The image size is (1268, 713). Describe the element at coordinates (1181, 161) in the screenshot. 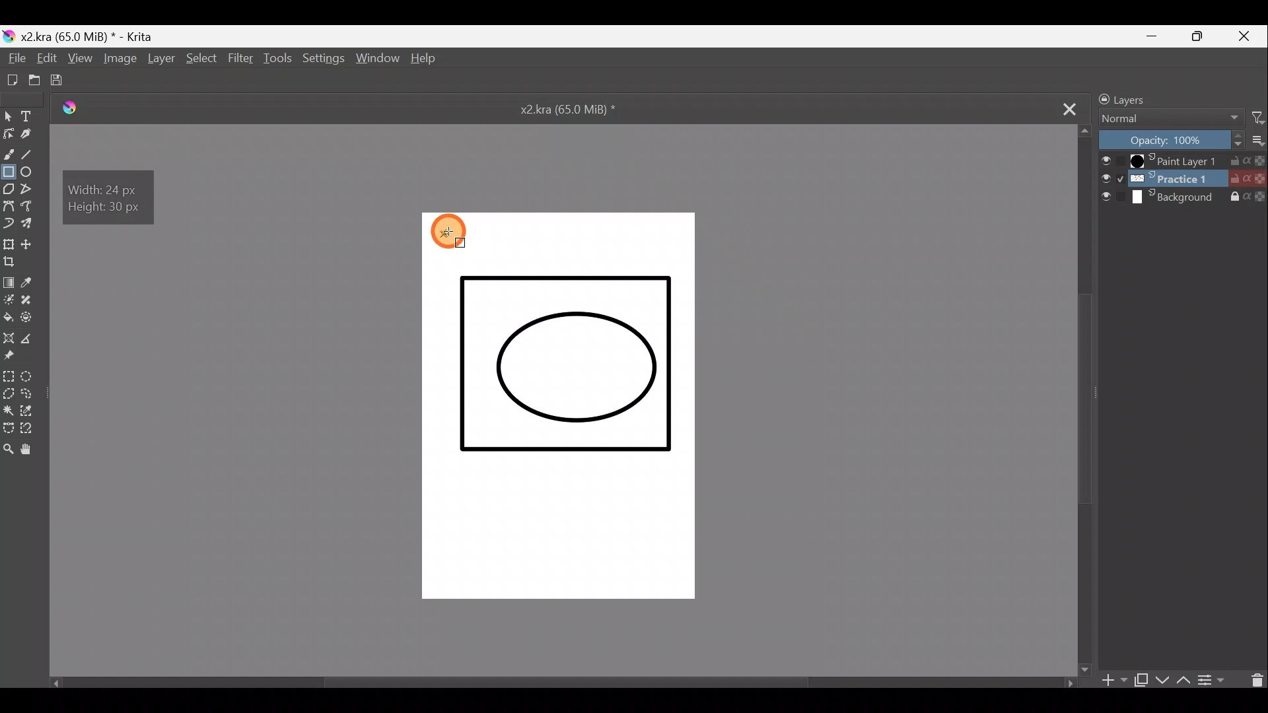

I see `Paint Layer 1` at that location.